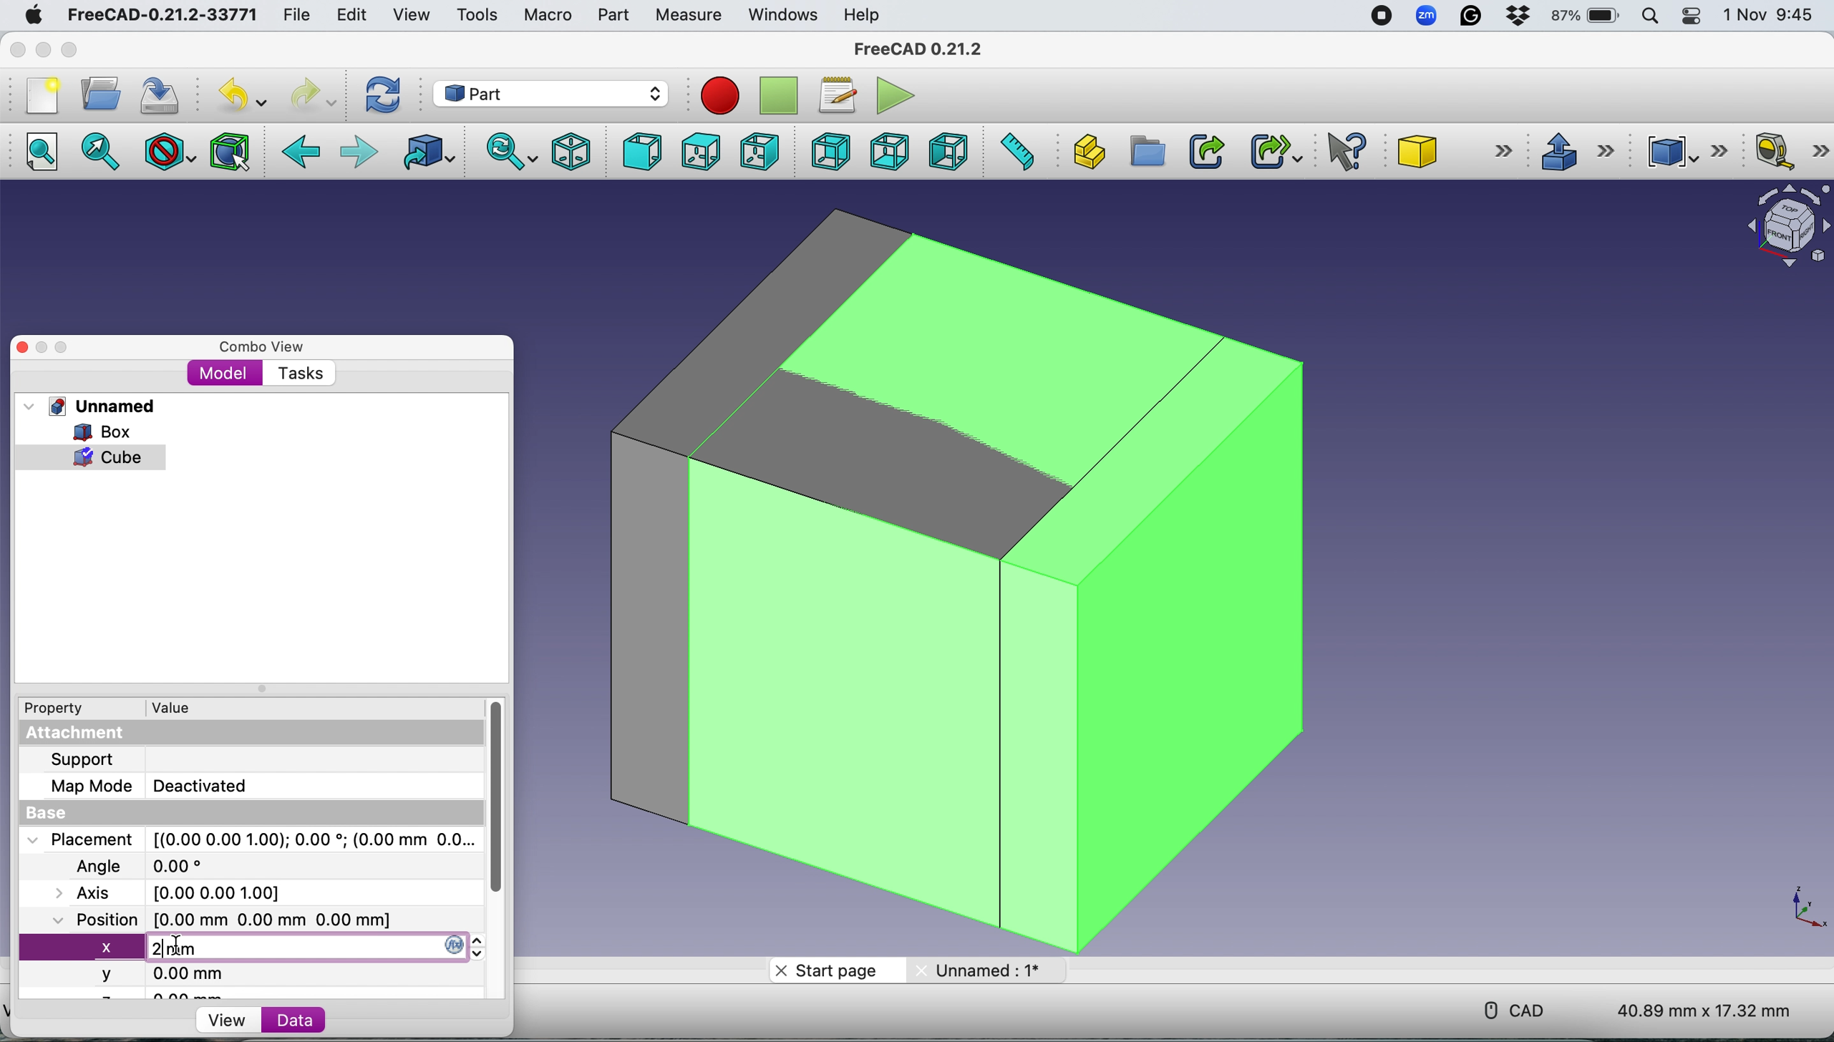  I want to click on Close, so click(18, 49).